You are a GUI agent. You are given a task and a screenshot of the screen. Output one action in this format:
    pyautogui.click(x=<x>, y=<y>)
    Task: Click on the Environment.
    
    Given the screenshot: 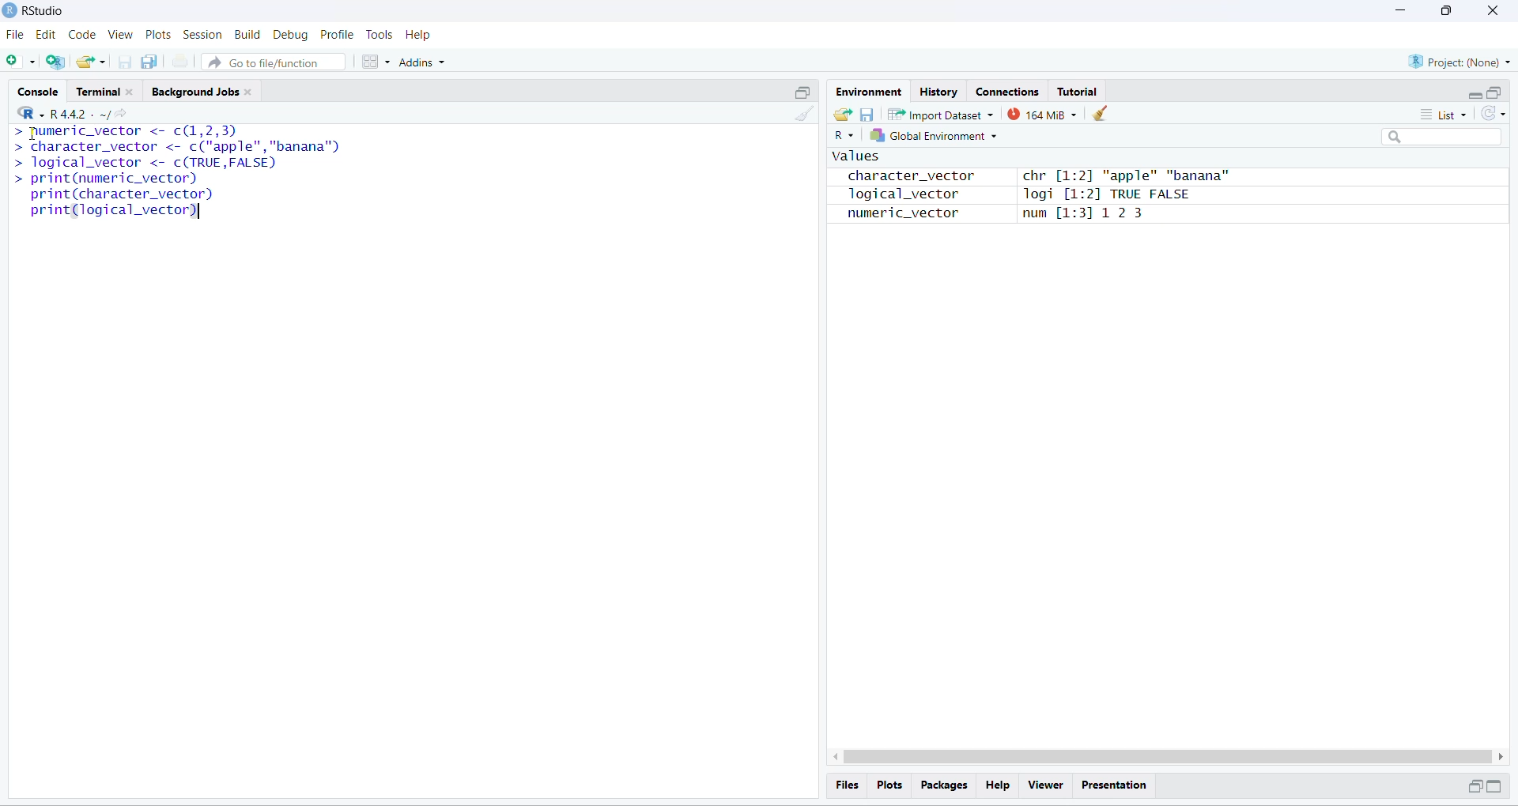 What is the action you would take?
    pyautogui.click(x=867, y=91)
    